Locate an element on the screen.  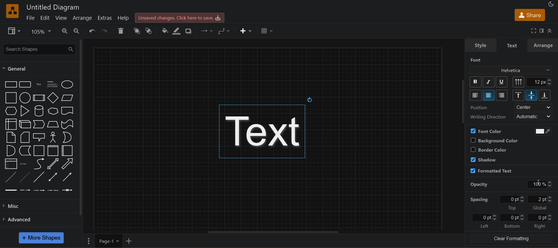
note is located at coordinates (11, 137).